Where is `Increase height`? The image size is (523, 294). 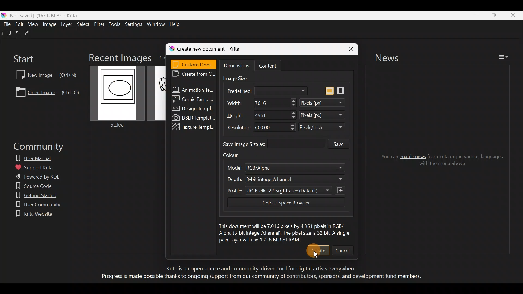 Increase height is located at coordinates (291, 113).